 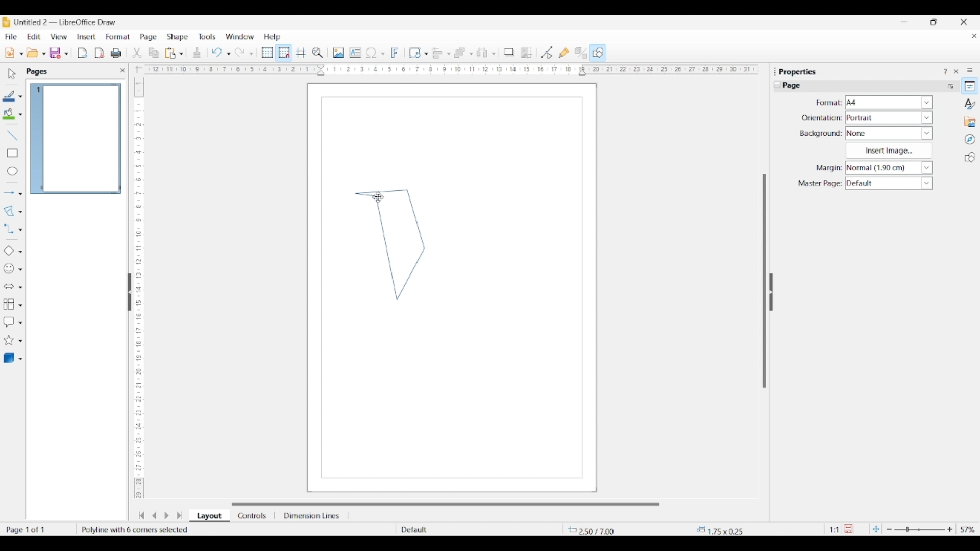 What do you see at coordinates (20, 230) in the screenshot?
I see `Connector options` at bounding box center [20, 230].